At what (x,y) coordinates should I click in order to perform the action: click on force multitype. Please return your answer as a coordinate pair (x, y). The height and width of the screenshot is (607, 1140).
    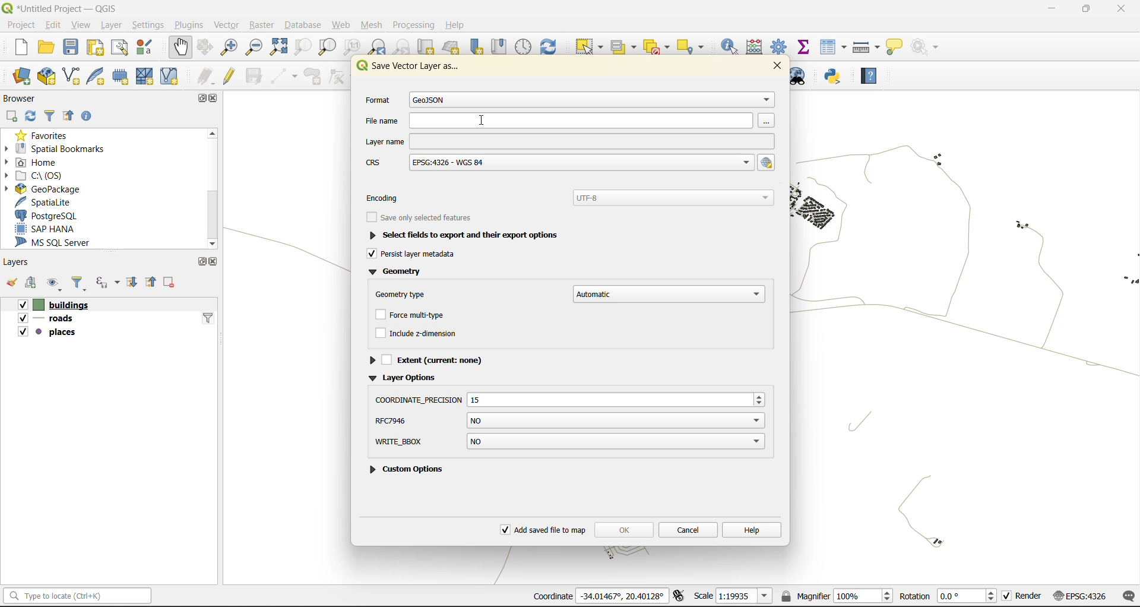
    Looking at the image, I should click on (412, 316).